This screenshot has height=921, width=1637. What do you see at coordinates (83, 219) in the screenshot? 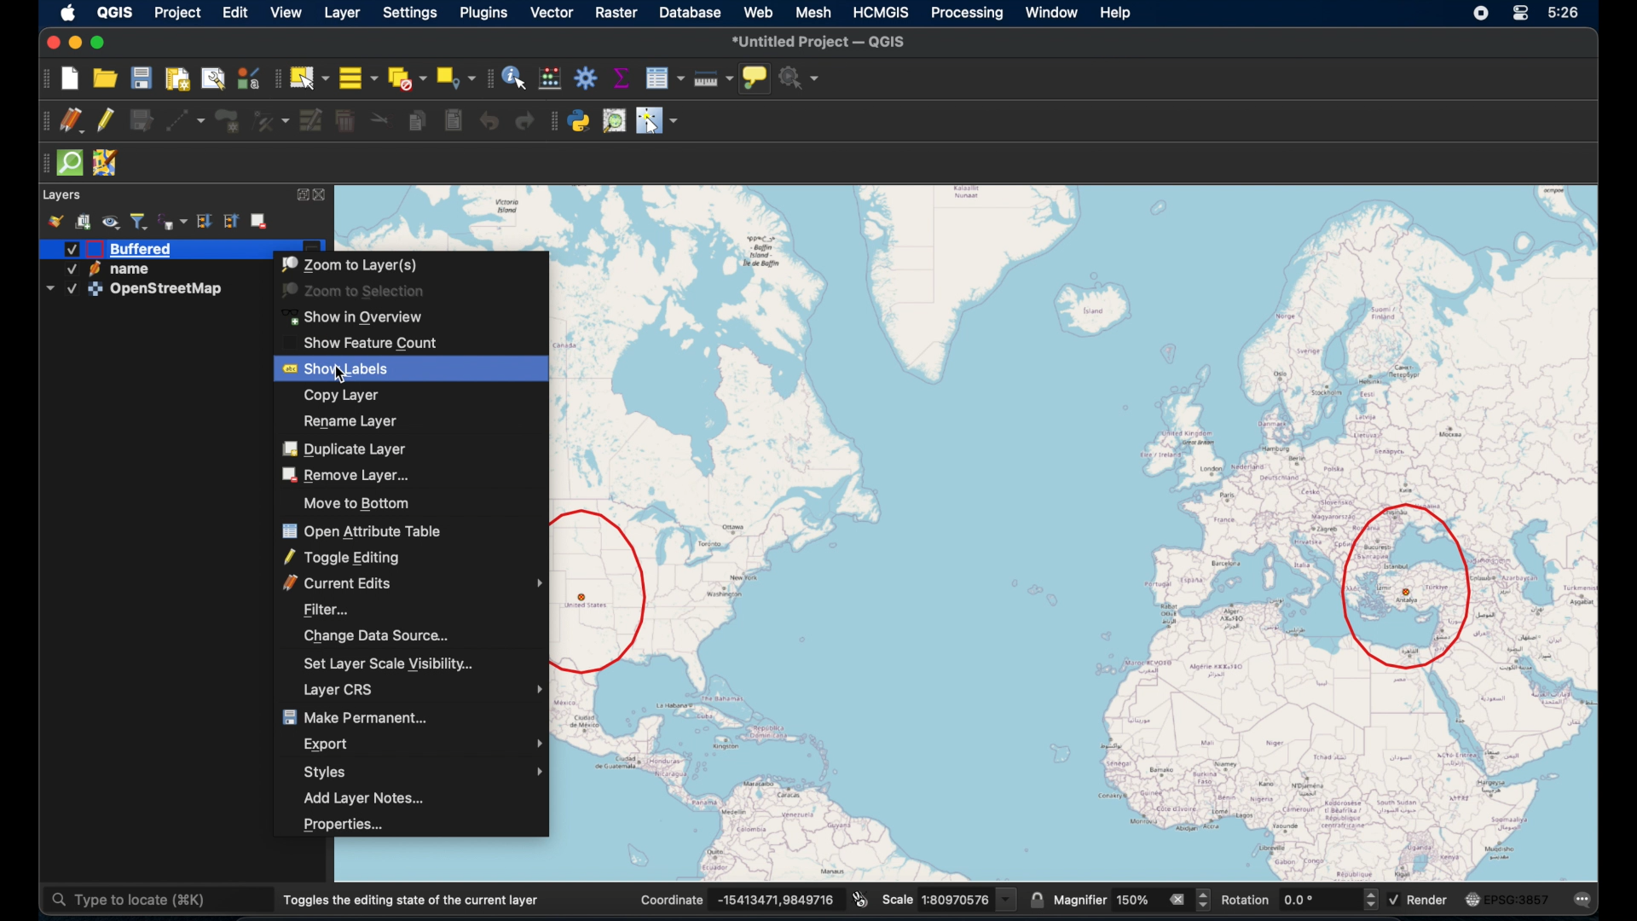
I see `add group` at bounding box center [83, 219].